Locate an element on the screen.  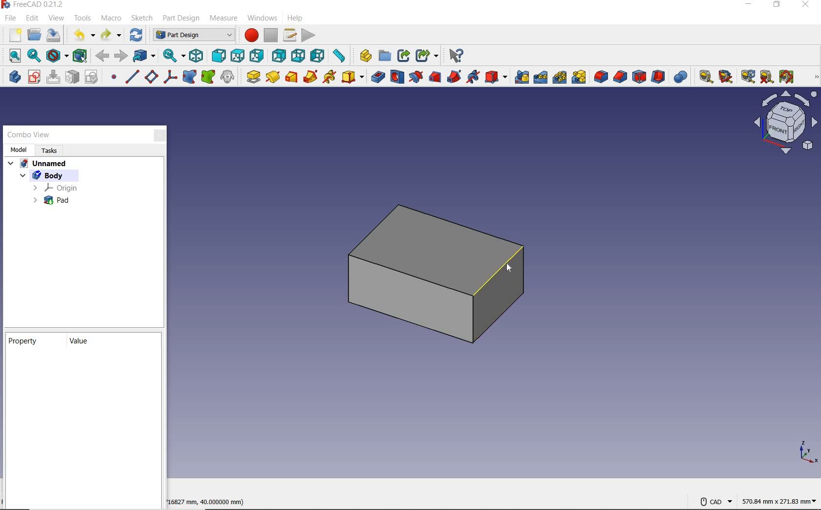
16827 mm, 40.000000 is located at coordinates (203, 502).